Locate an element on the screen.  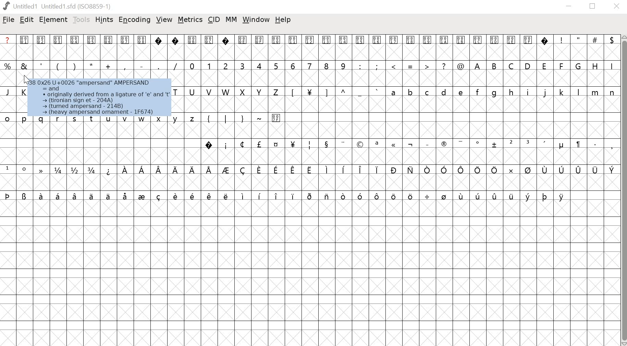
o is located at coordinates (8, 118).